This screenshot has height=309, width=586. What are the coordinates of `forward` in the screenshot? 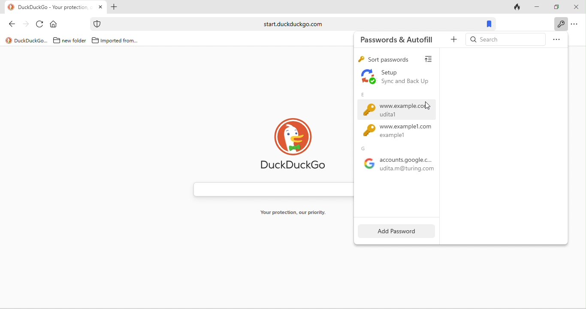 It's located at (27, 26).